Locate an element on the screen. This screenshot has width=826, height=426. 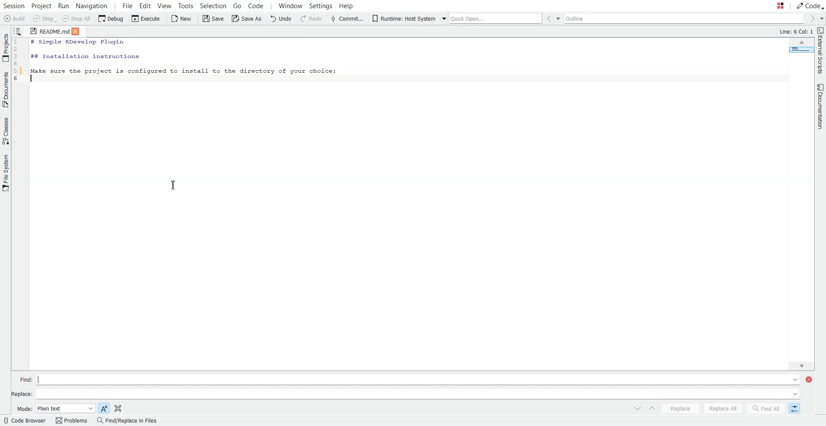
Commit is located at coordinates (347, 19).